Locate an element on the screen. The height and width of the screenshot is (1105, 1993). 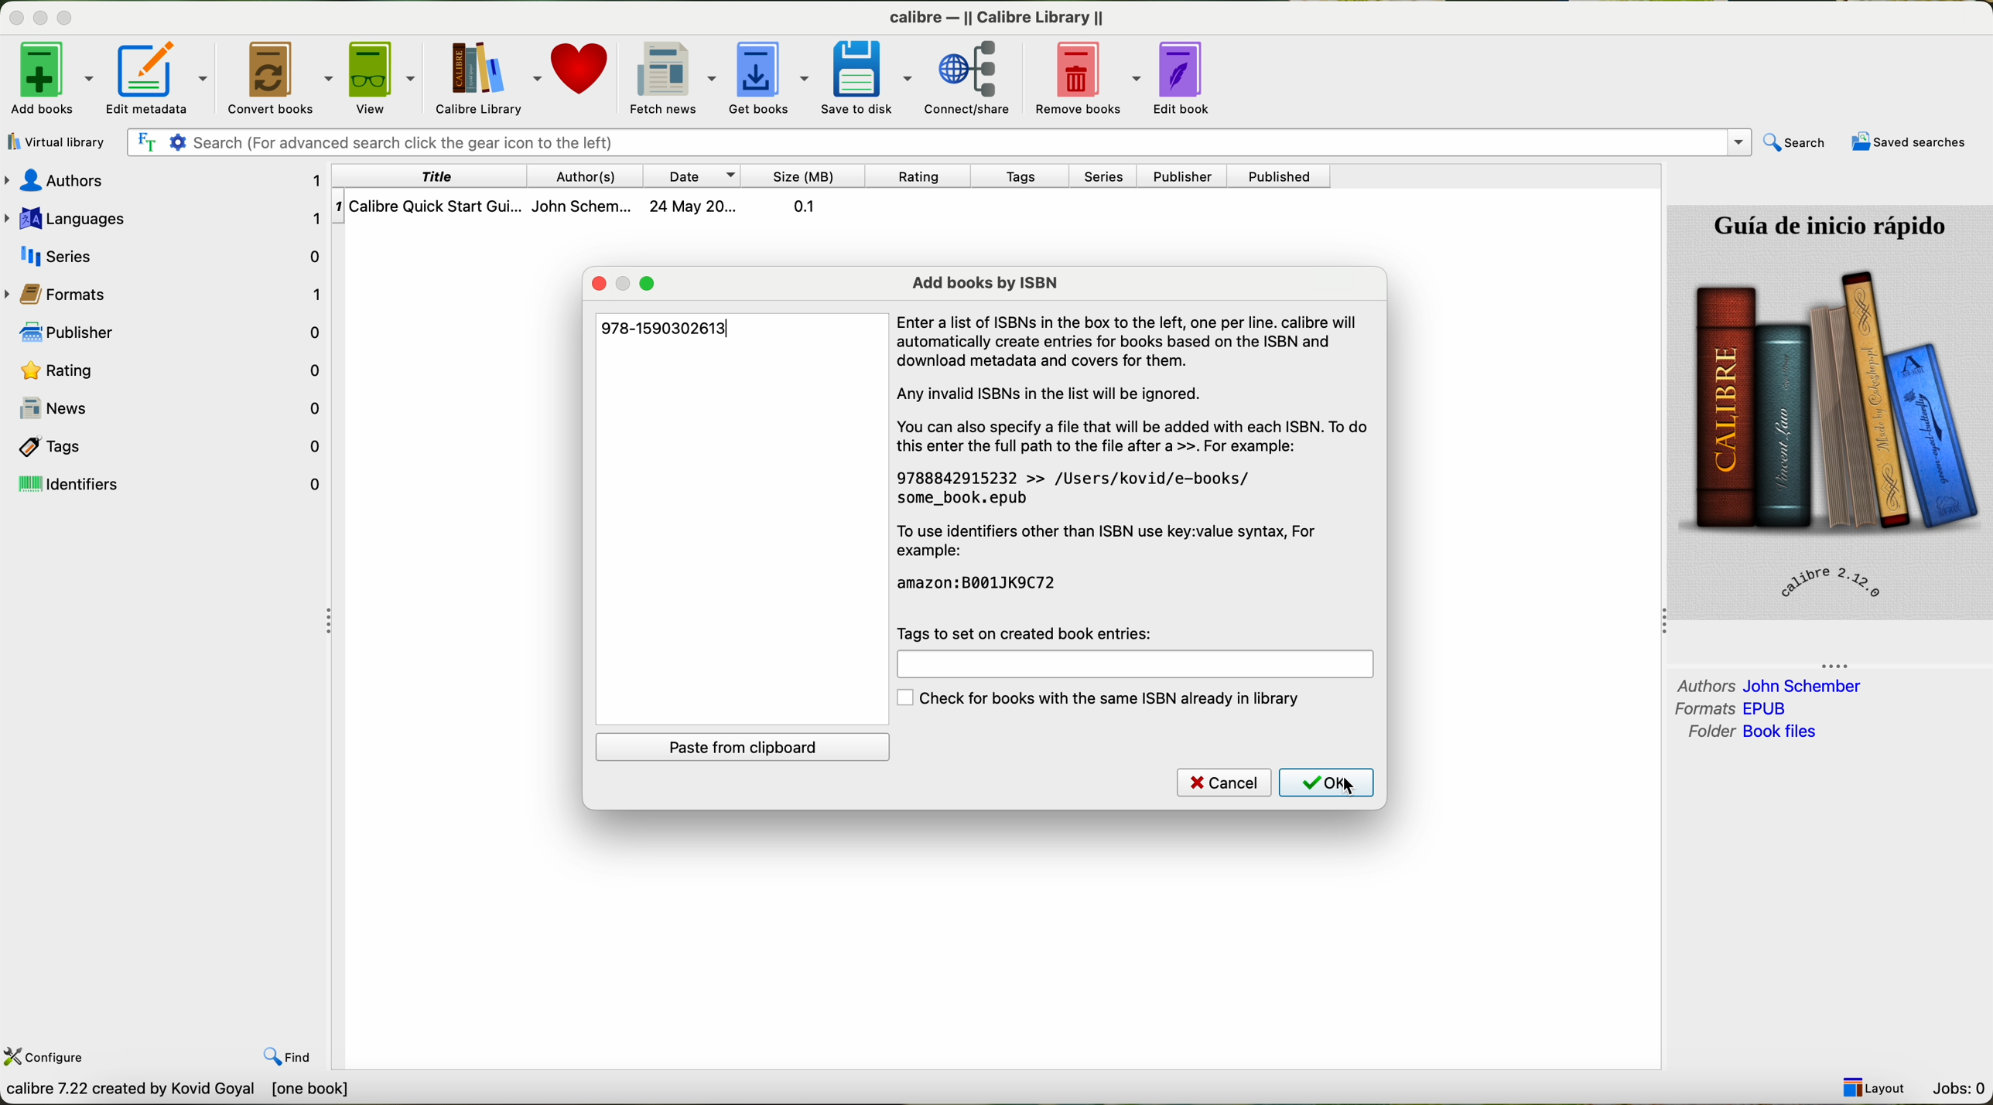
Jobs: 0 is located at coordinates (1960, 1090).